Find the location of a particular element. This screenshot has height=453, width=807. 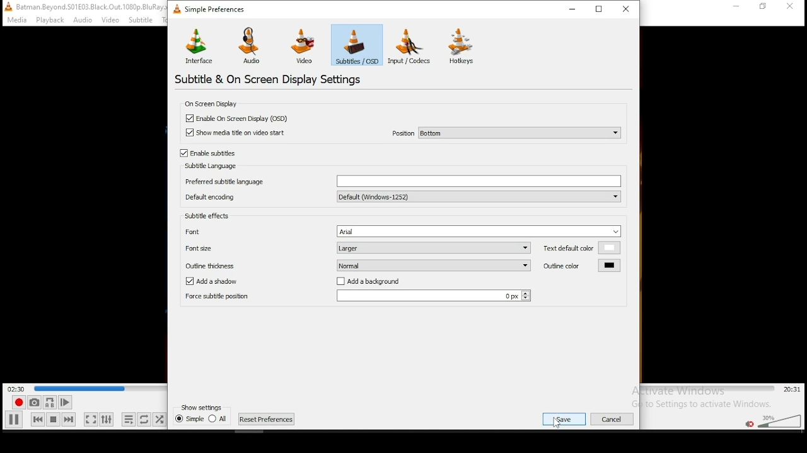

toggle between loop all, loop one, and no loop is located at coordinates (144, 419).